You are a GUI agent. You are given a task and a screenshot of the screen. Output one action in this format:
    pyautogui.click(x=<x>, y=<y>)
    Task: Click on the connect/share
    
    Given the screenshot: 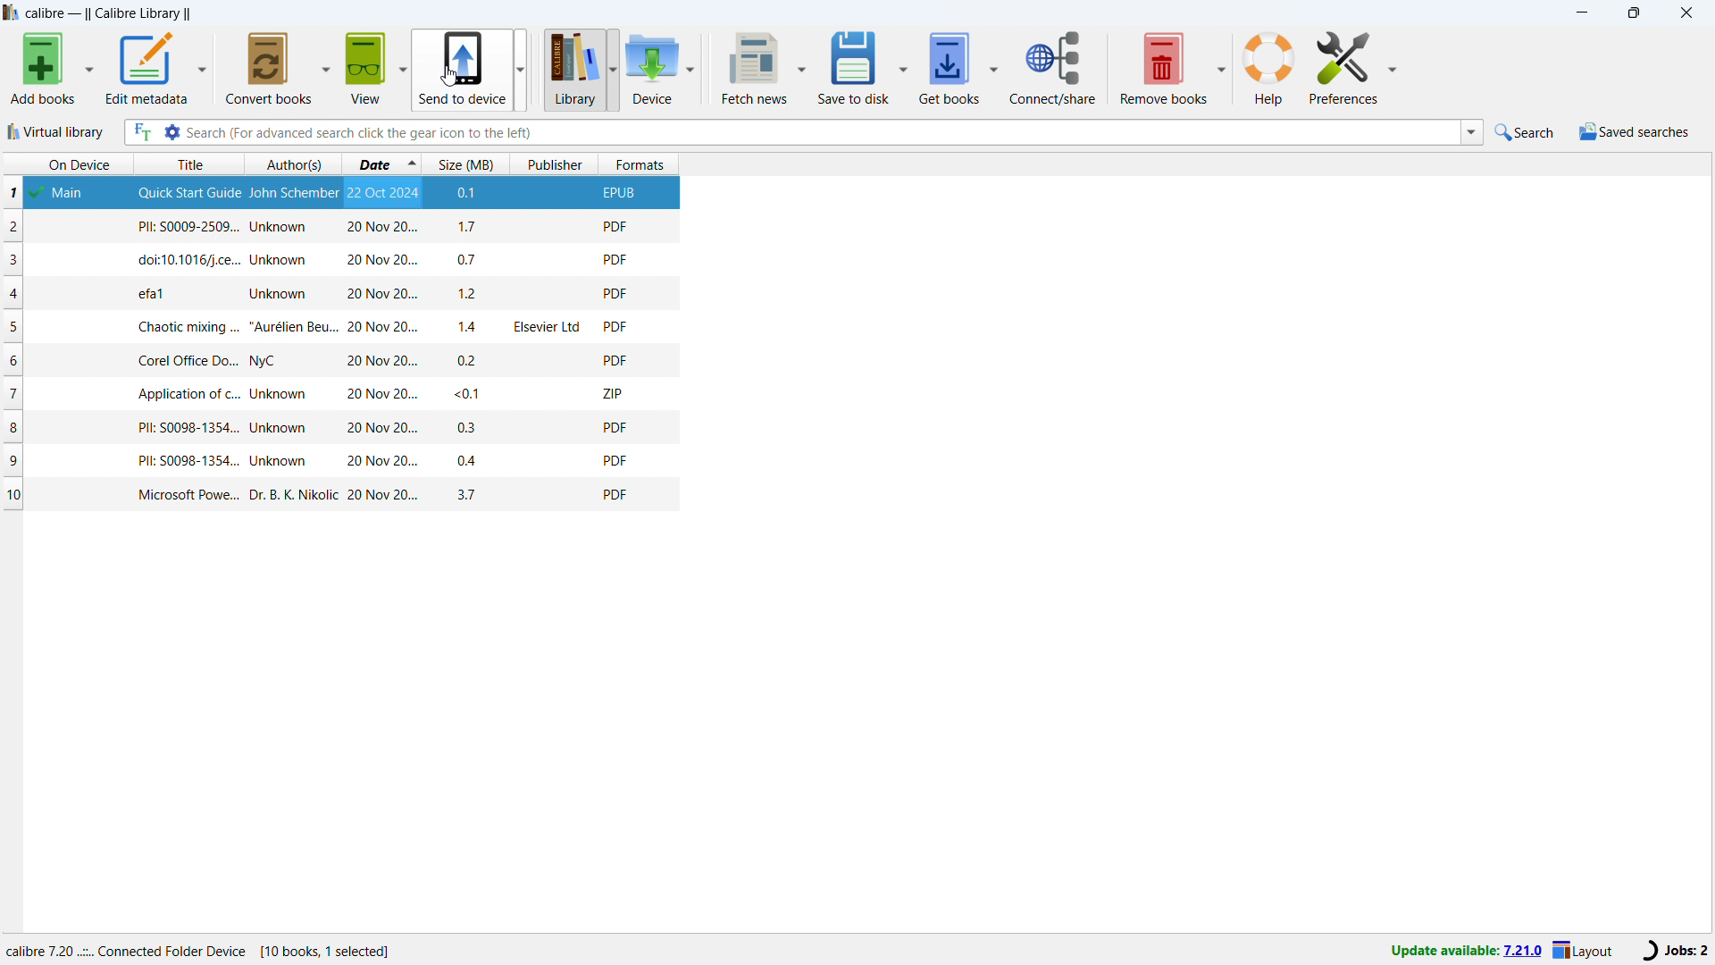 What is the action you would take?
    pyautogui.click(x=1052, y=68)
    